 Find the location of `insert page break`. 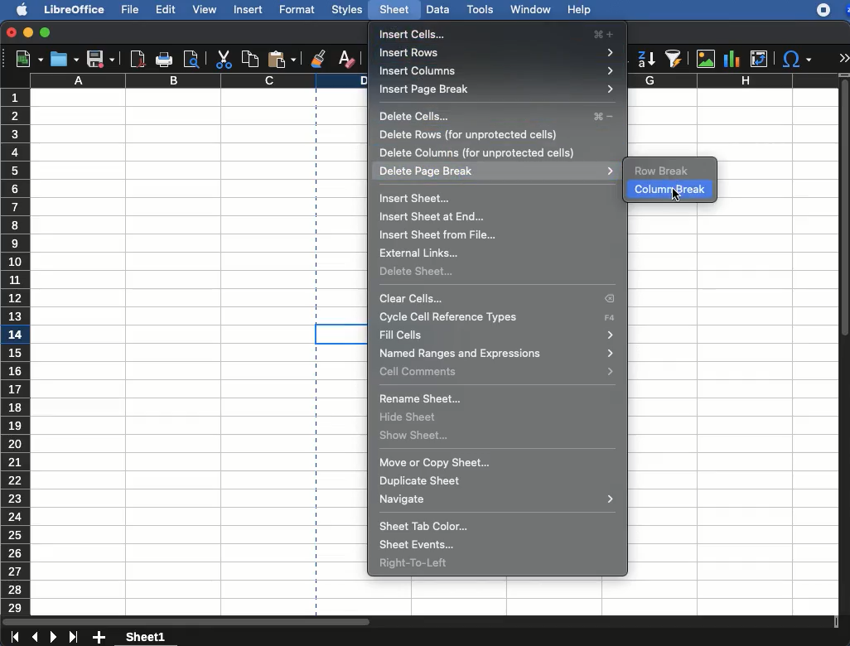

insert page break is located at coordinates (497, 90).